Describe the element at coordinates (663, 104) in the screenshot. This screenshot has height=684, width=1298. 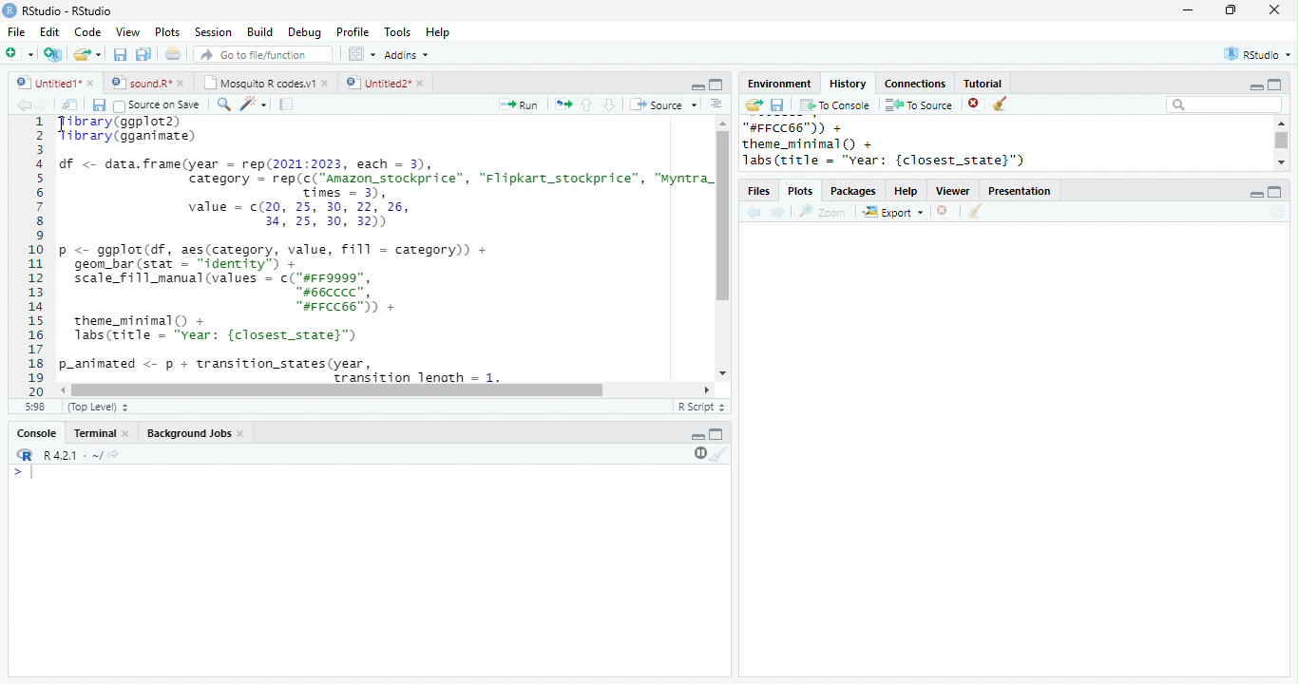
I see `Source` at that location.